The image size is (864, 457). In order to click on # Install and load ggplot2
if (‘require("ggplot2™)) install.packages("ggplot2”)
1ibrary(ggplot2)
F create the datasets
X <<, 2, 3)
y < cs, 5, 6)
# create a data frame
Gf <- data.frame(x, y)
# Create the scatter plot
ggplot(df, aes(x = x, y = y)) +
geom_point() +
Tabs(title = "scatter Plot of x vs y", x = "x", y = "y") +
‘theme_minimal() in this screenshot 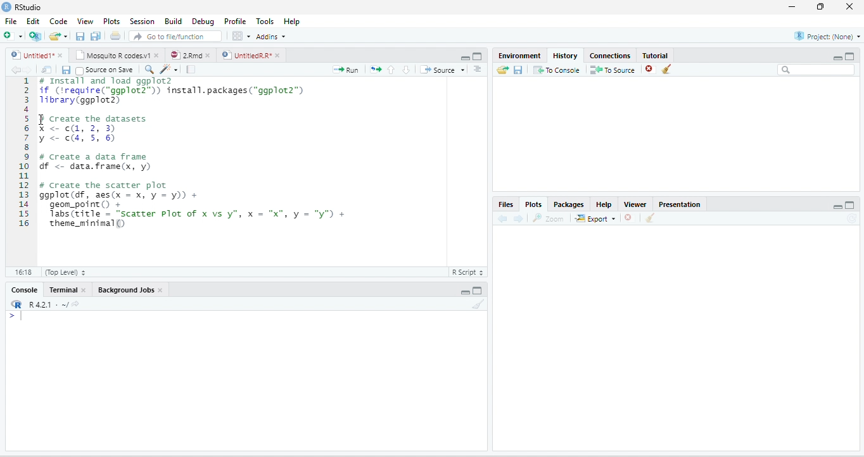, I will do `click(193, 153)`.